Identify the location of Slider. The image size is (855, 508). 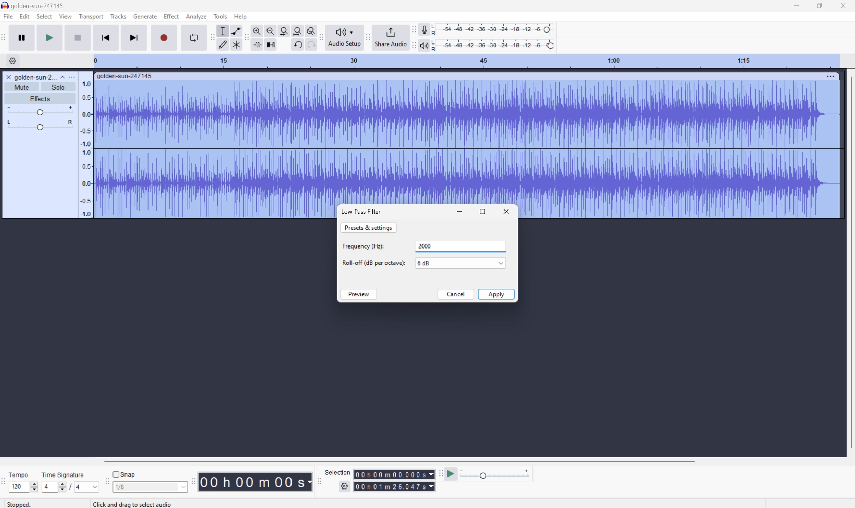
(40, 125).